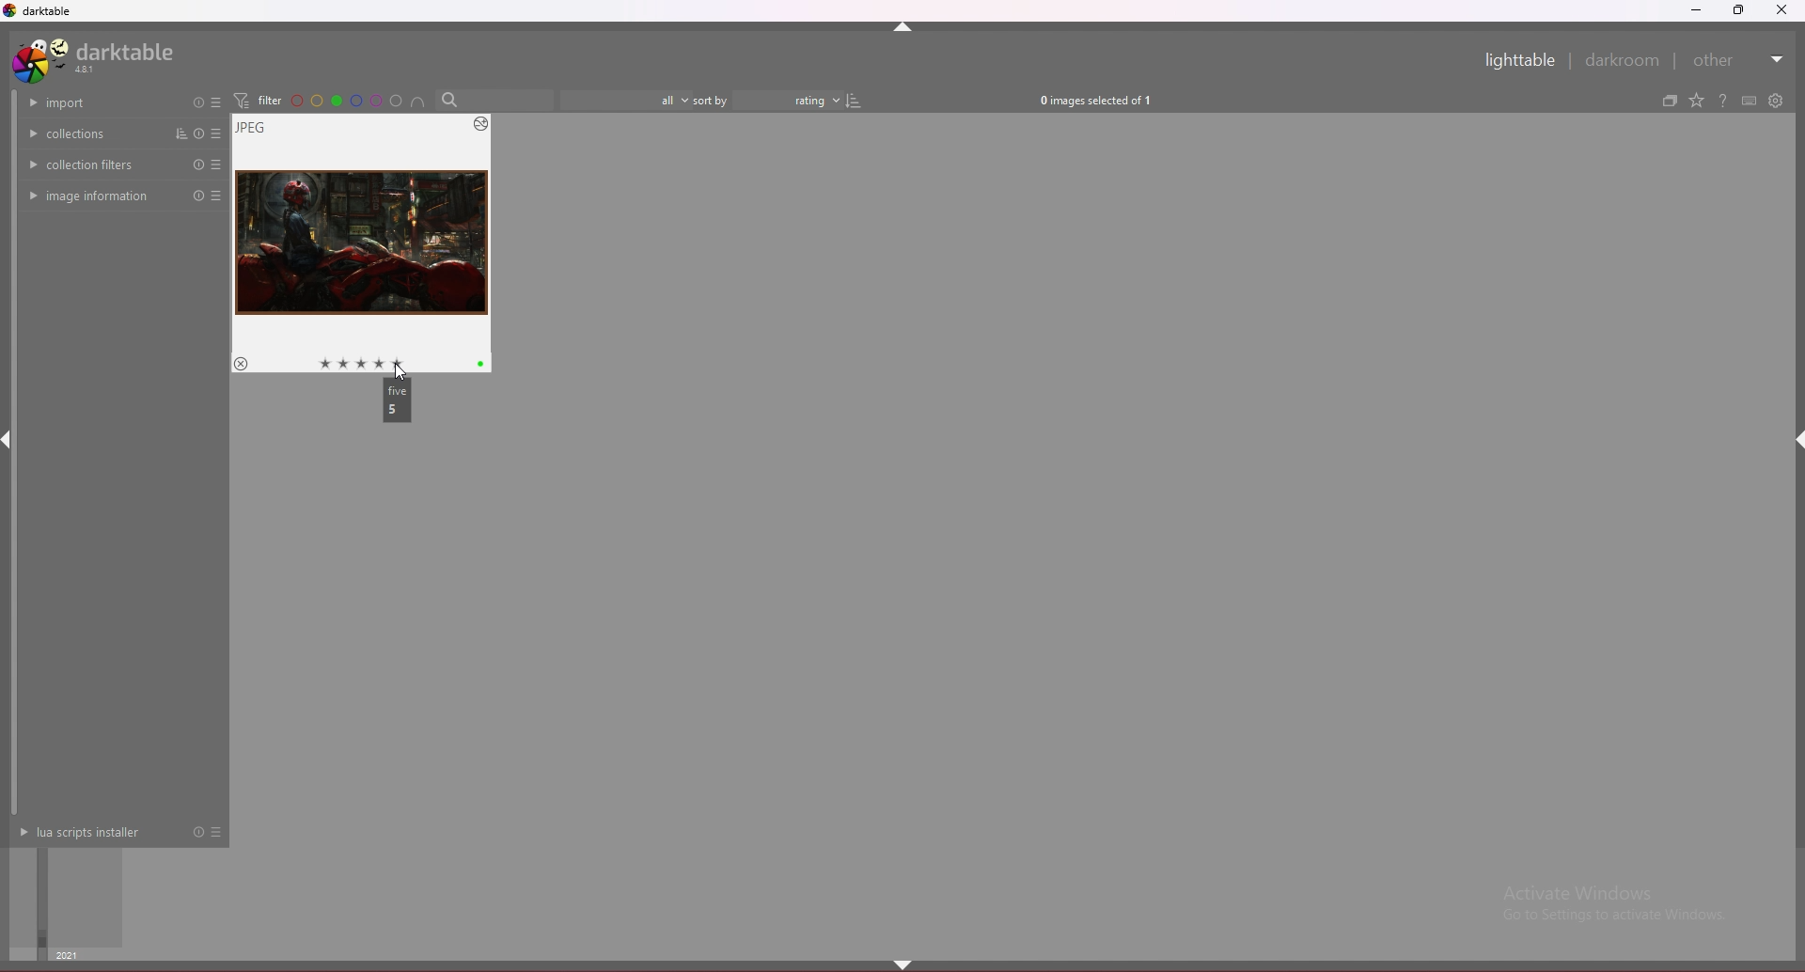  What do you see at coordinates (1776, 102) in the screenshot?
I see `show global preferences` at bounding box center [1776, 102].